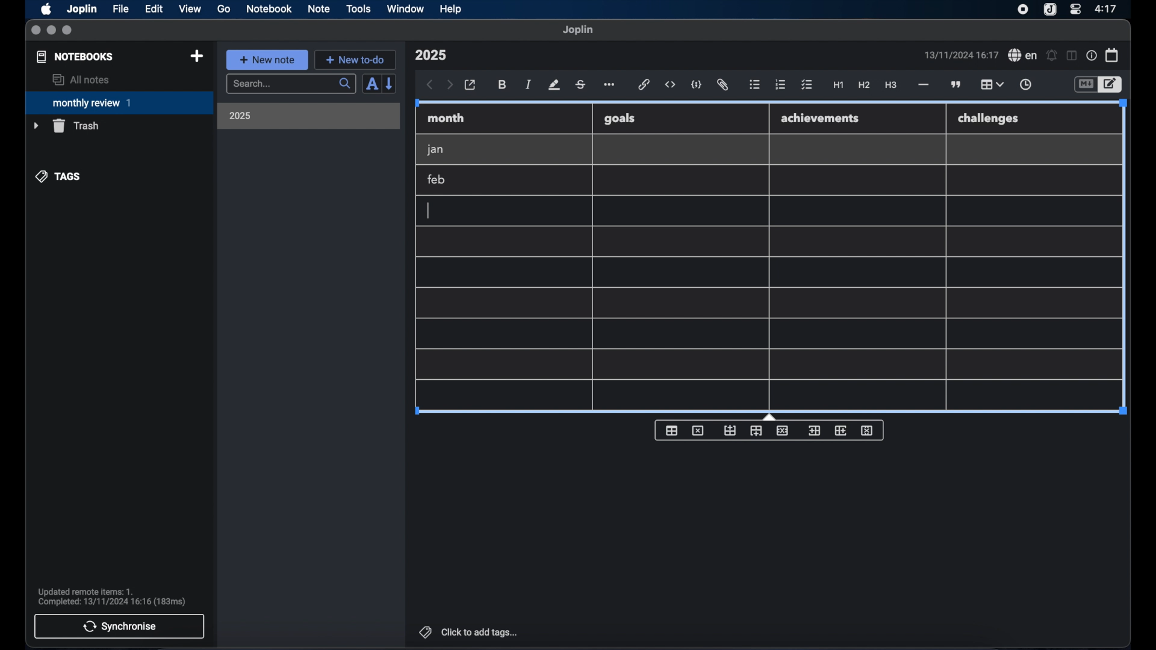 The width and height of the screenshot is (1156, 650). I want to click on go, so click(224, 8).